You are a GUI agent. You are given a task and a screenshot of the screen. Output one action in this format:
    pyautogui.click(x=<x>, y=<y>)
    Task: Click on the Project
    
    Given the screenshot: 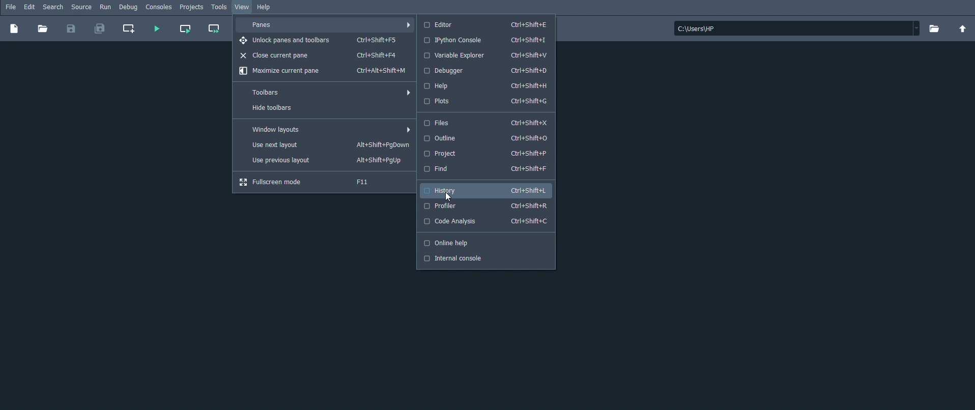 What is the action you would take?
    pyautogui.click(x=488, y=153)
    